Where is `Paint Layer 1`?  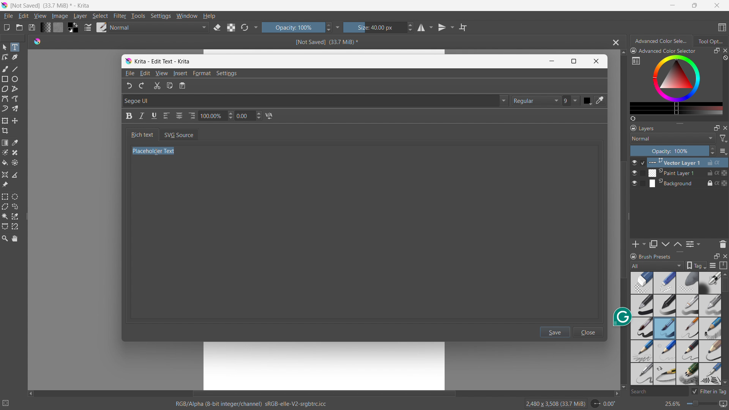 Paint Layer 1 is located at coordinates (684, 173).